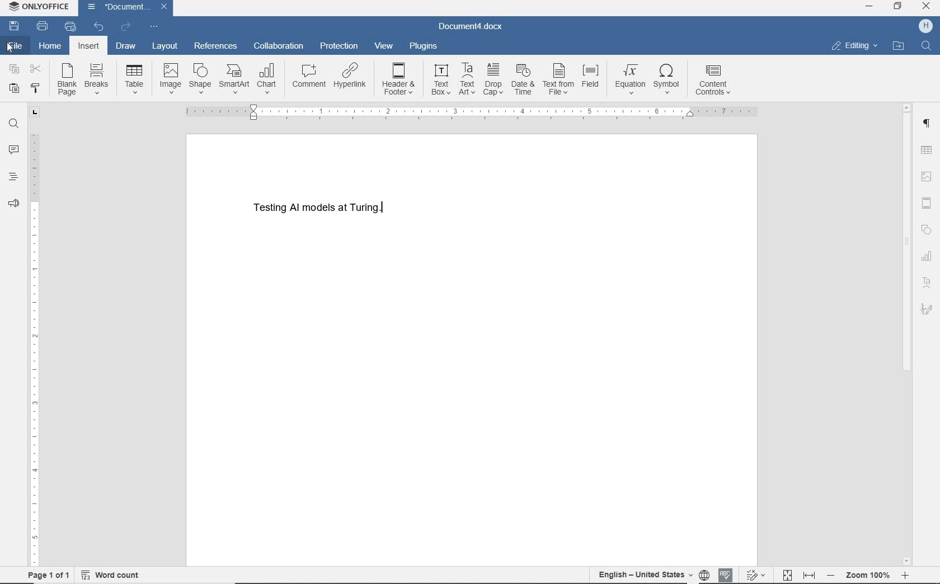 This screenshot has height=584, width=940. Describe the element at coordinates (441, 81) in the screenshot. I see `text box` at that location.